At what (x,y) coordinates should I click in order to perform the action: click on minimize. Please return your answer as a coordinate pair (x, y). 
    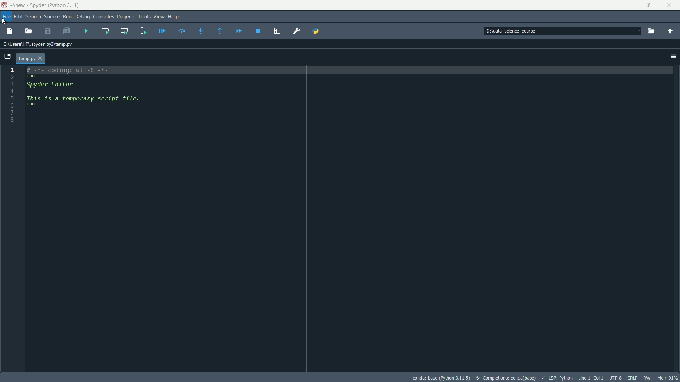
    Looking at the image, I should click on (629, 5).